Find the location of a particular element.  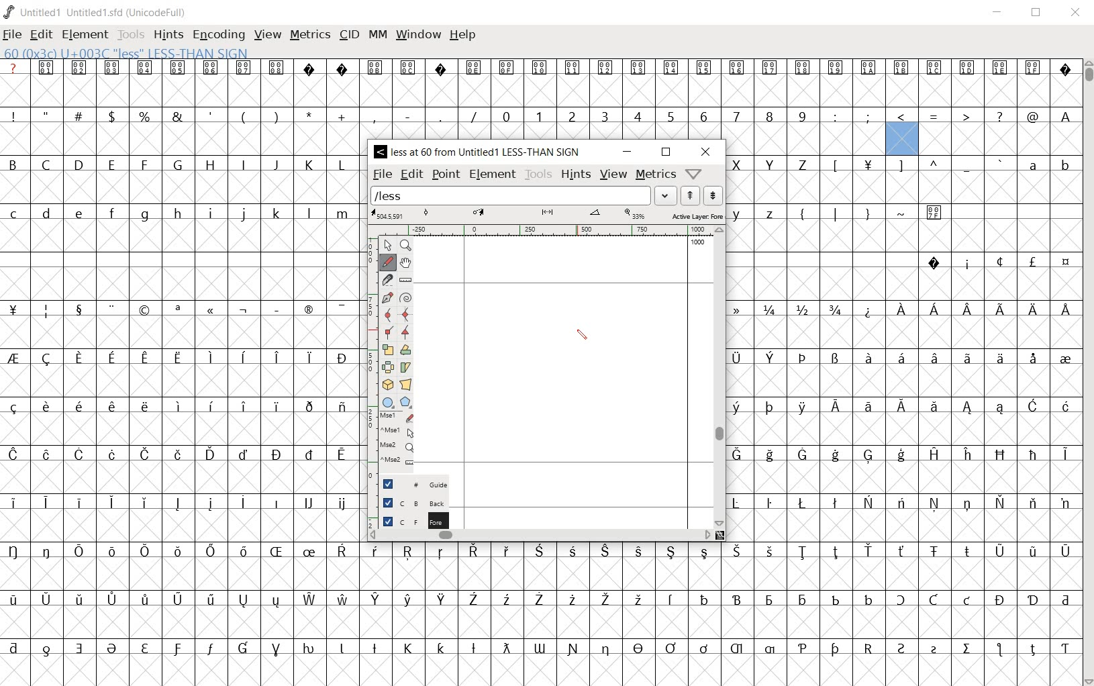

minimize is located at coordinates (997, 12).